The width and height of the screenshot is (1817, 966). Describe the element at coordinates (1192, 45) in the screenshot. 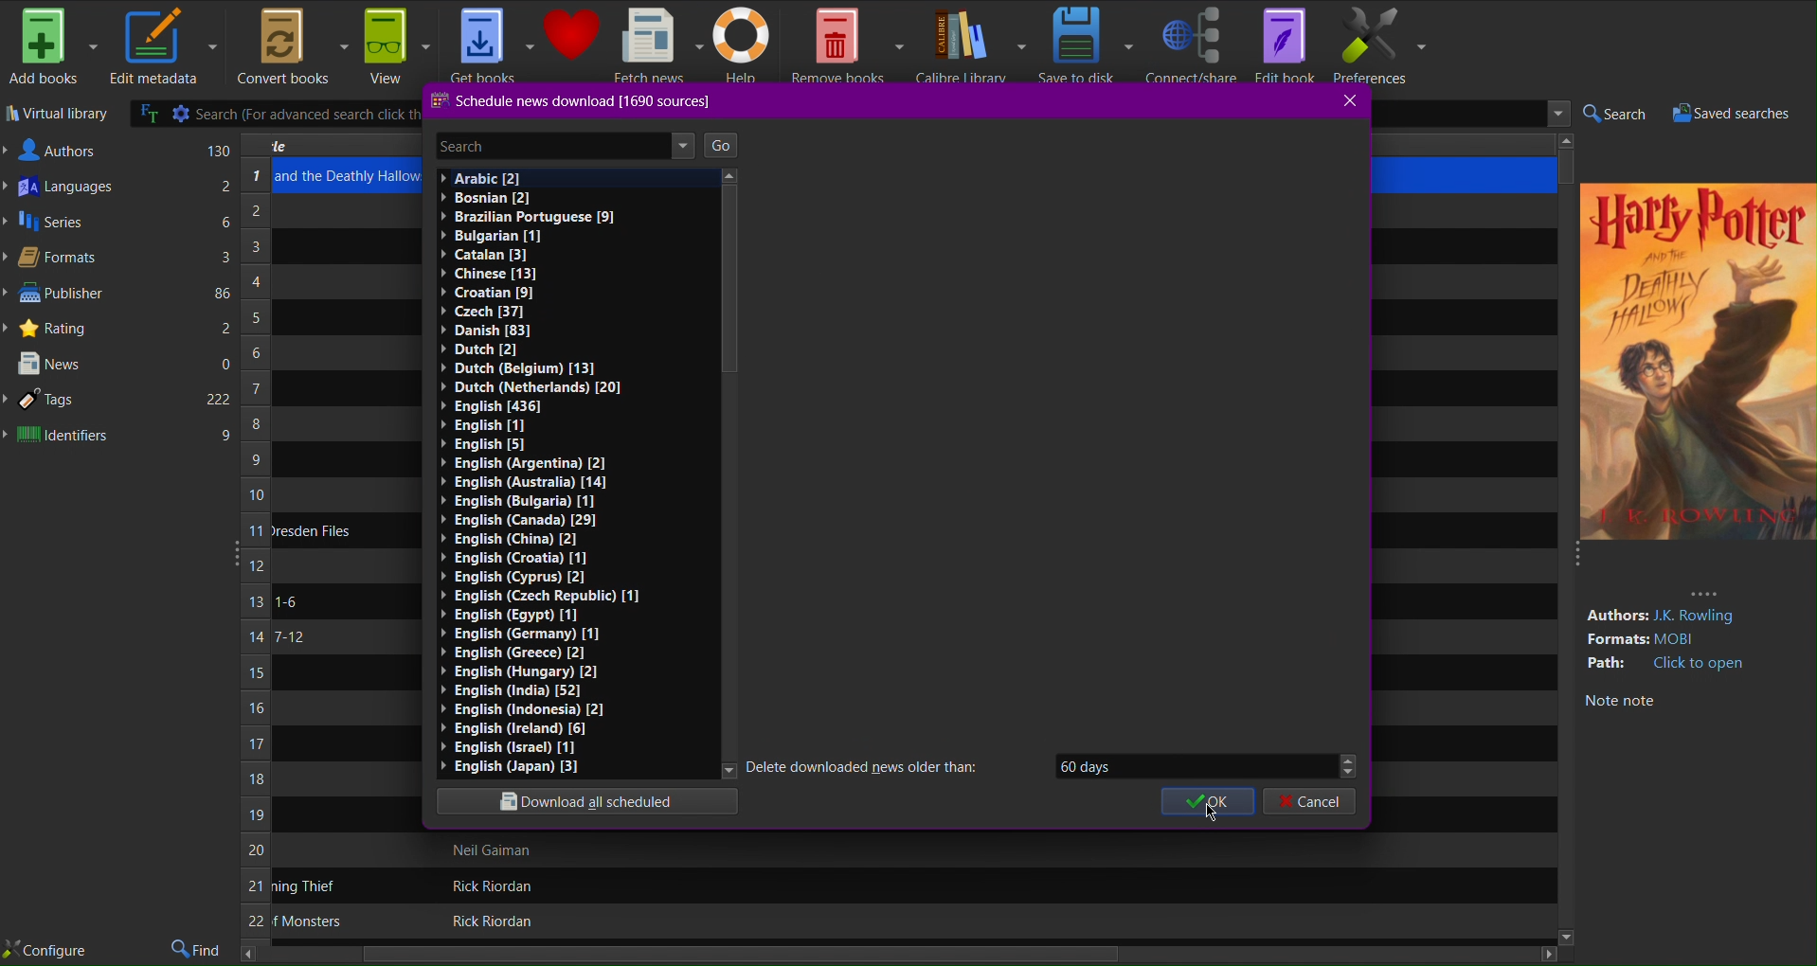

I see `Connect/Share` at that location.